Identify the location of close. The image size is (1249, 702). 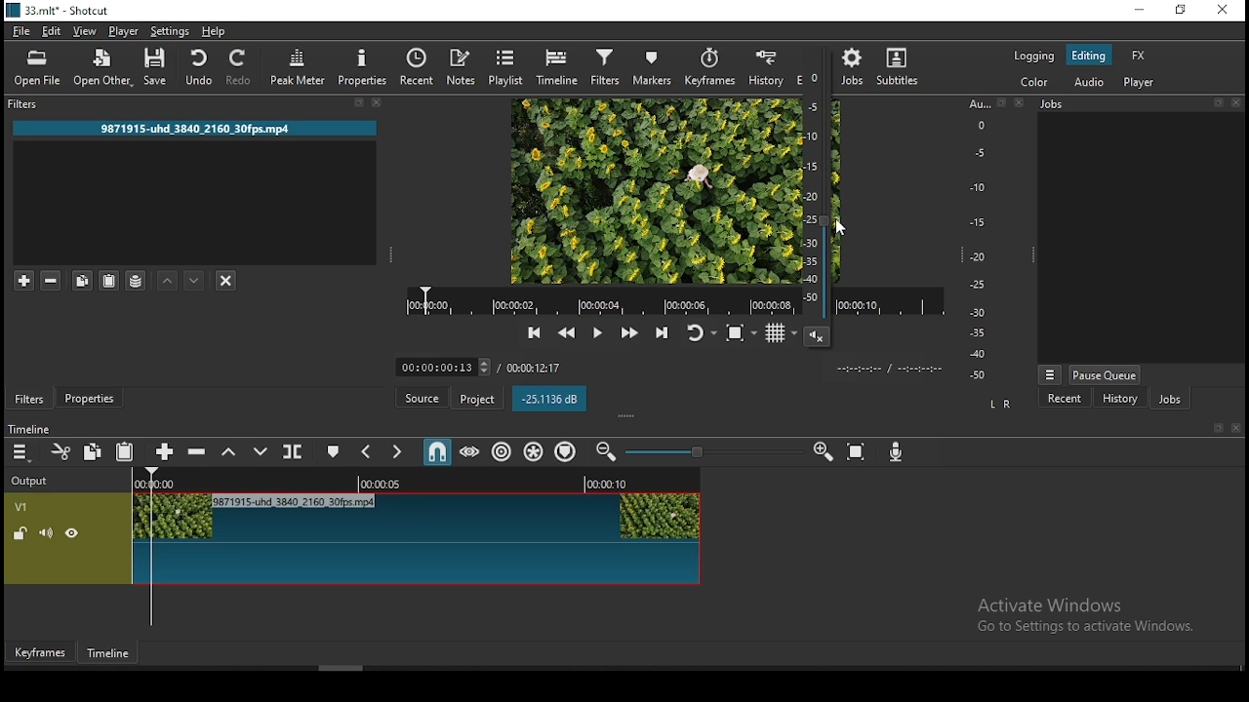
(380, 103).